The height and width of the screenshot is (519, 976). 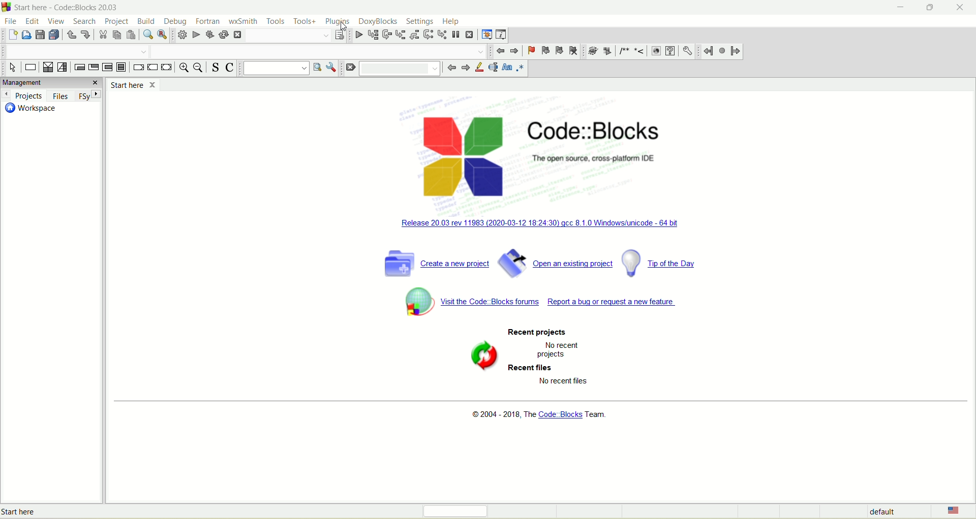 I want to click on block instructions, so click(x=121, y=67).